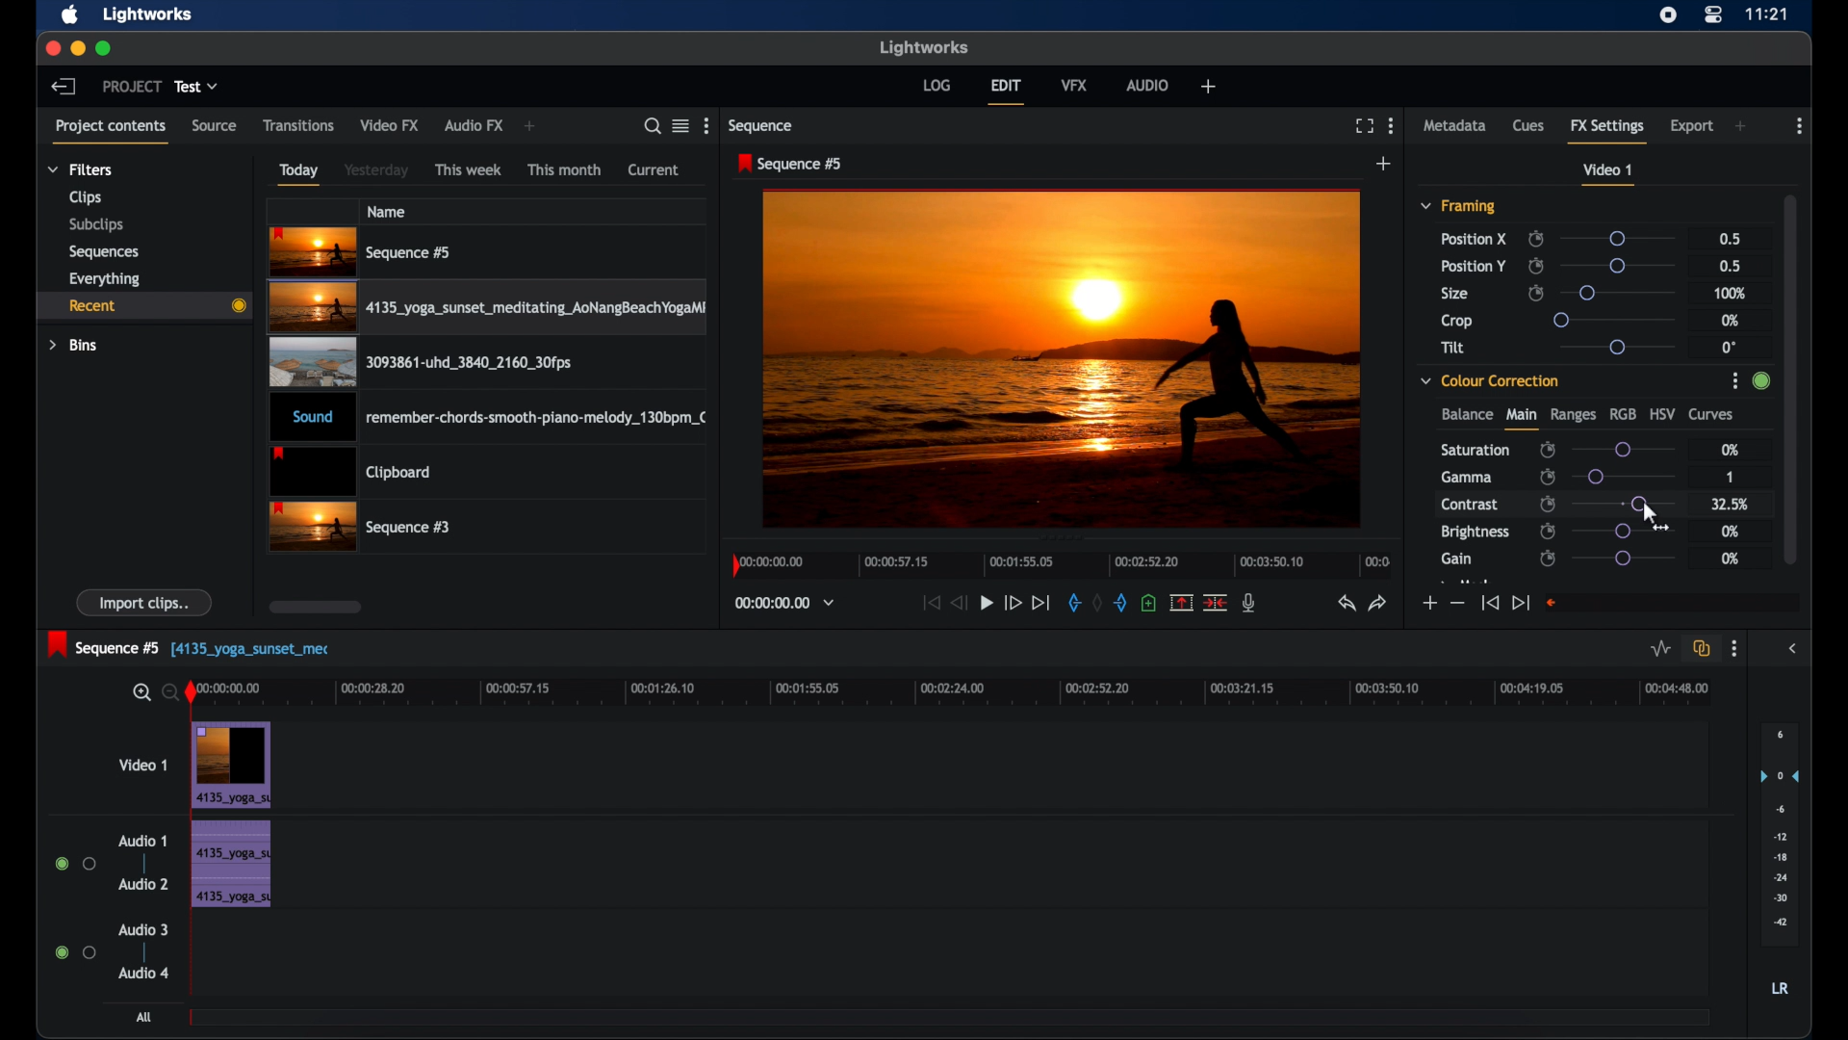 This screenshot has height=1040, width=1848. What do you see at coordinates (564, 169) in the screenshot?
I see `this month` at bounding box center [564, 169].